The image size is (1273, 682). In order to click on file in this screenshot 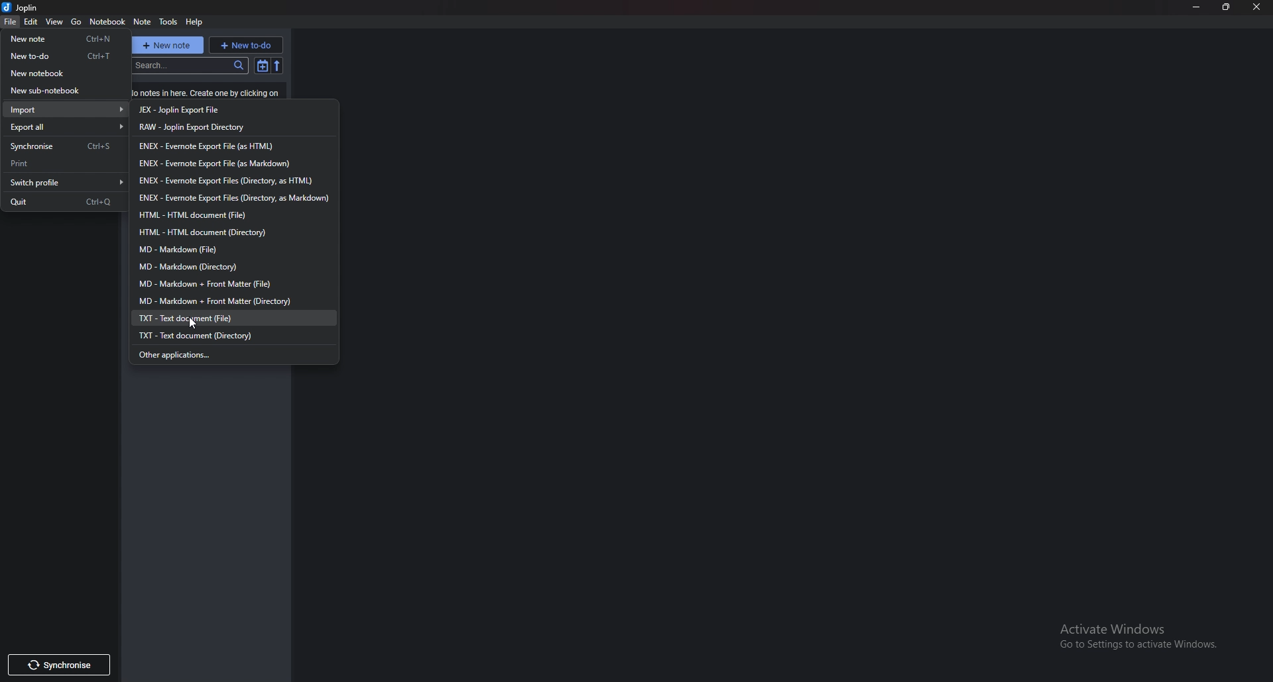, I will do `click(11, 22)`.